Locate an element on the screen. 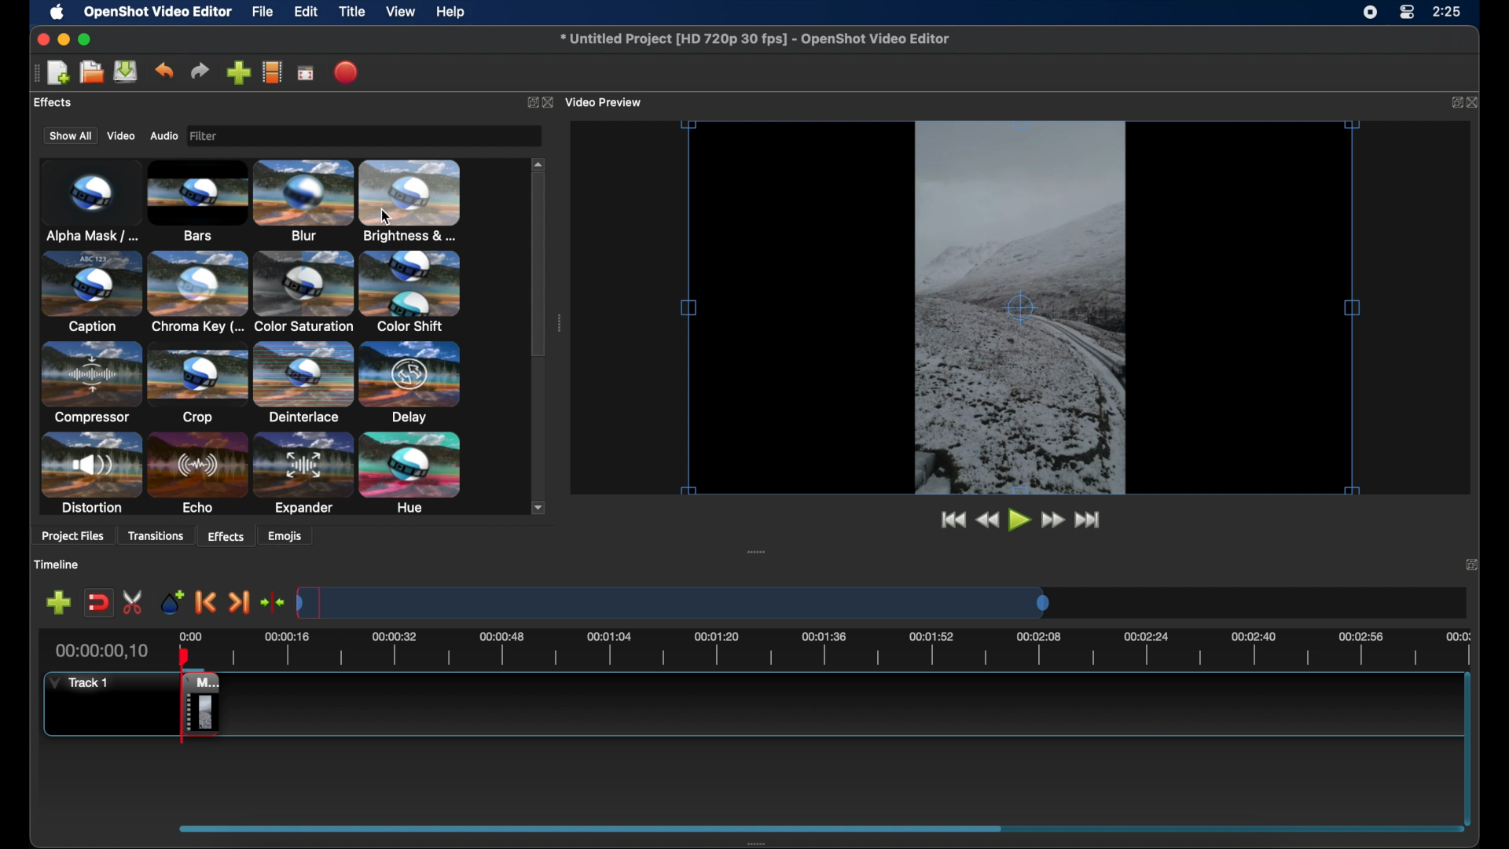  video is located at coordinates (121, 136).